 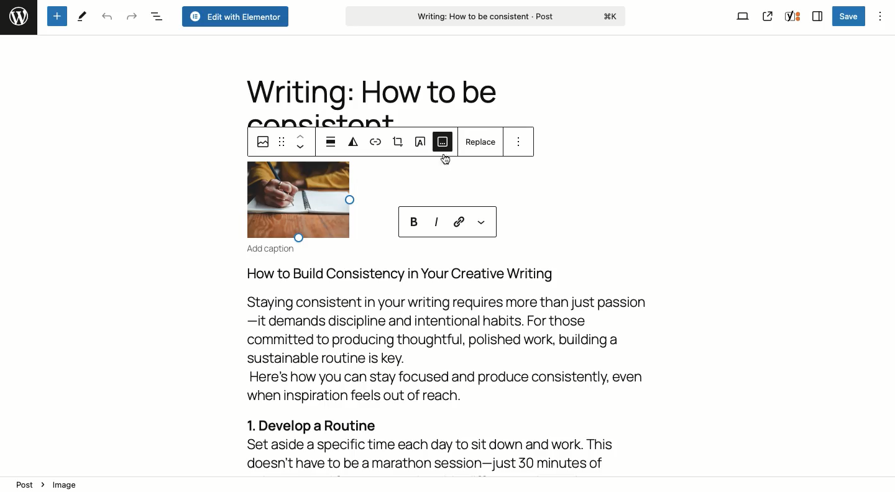 I want to click on Tools, so click(x=84, y=16).